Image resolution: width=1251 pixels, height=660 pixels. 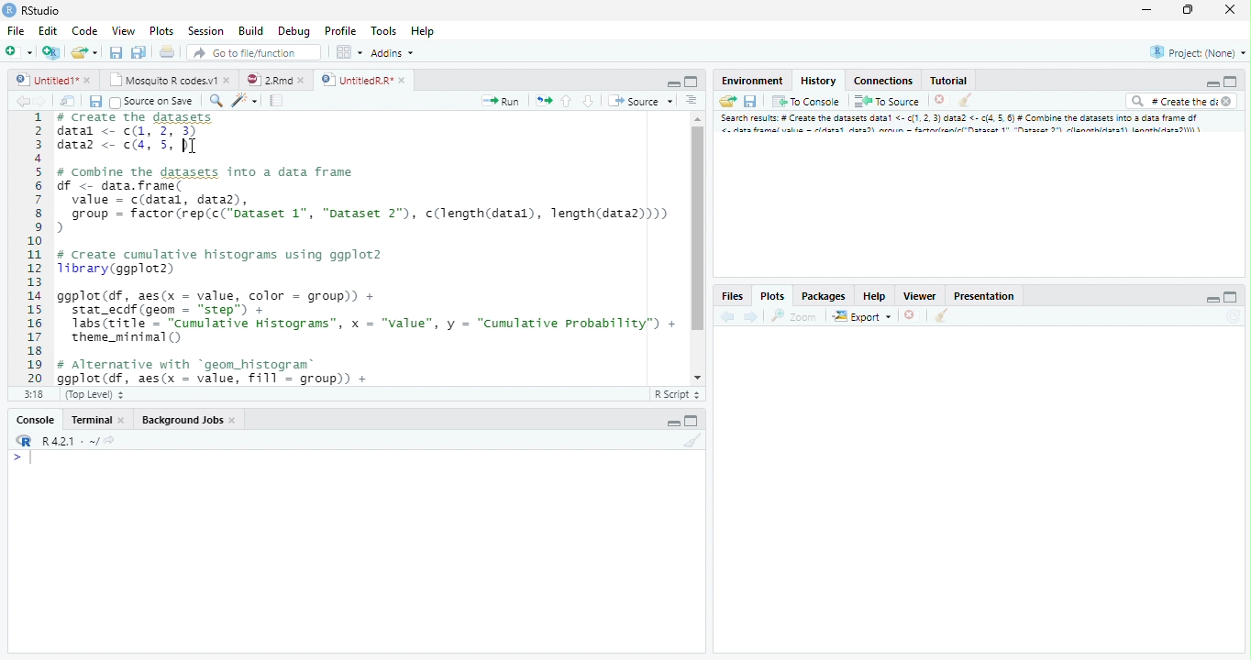 I want to click on To Source, so click(x=888, y=101).